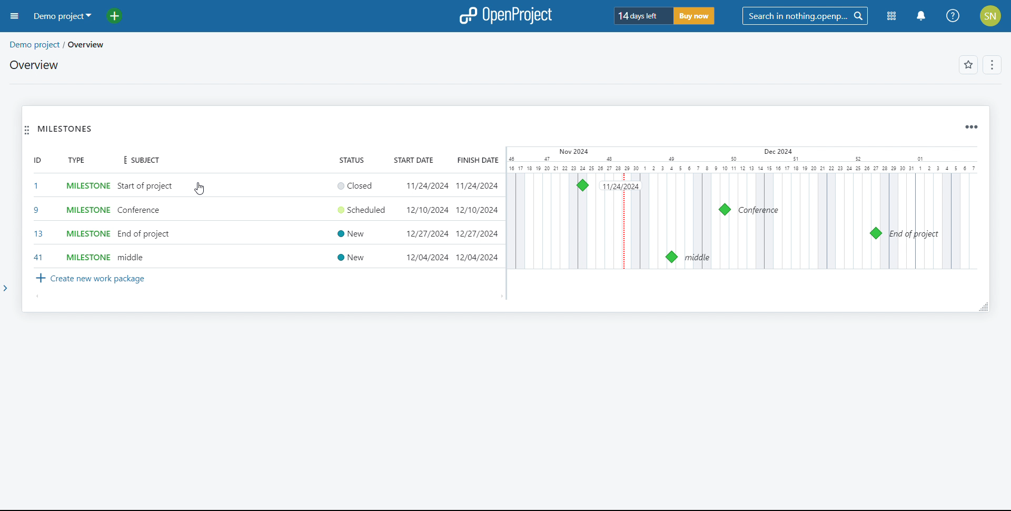 This screenshot has height=511, width=1011. I want to click on resize, so click(982, 306).